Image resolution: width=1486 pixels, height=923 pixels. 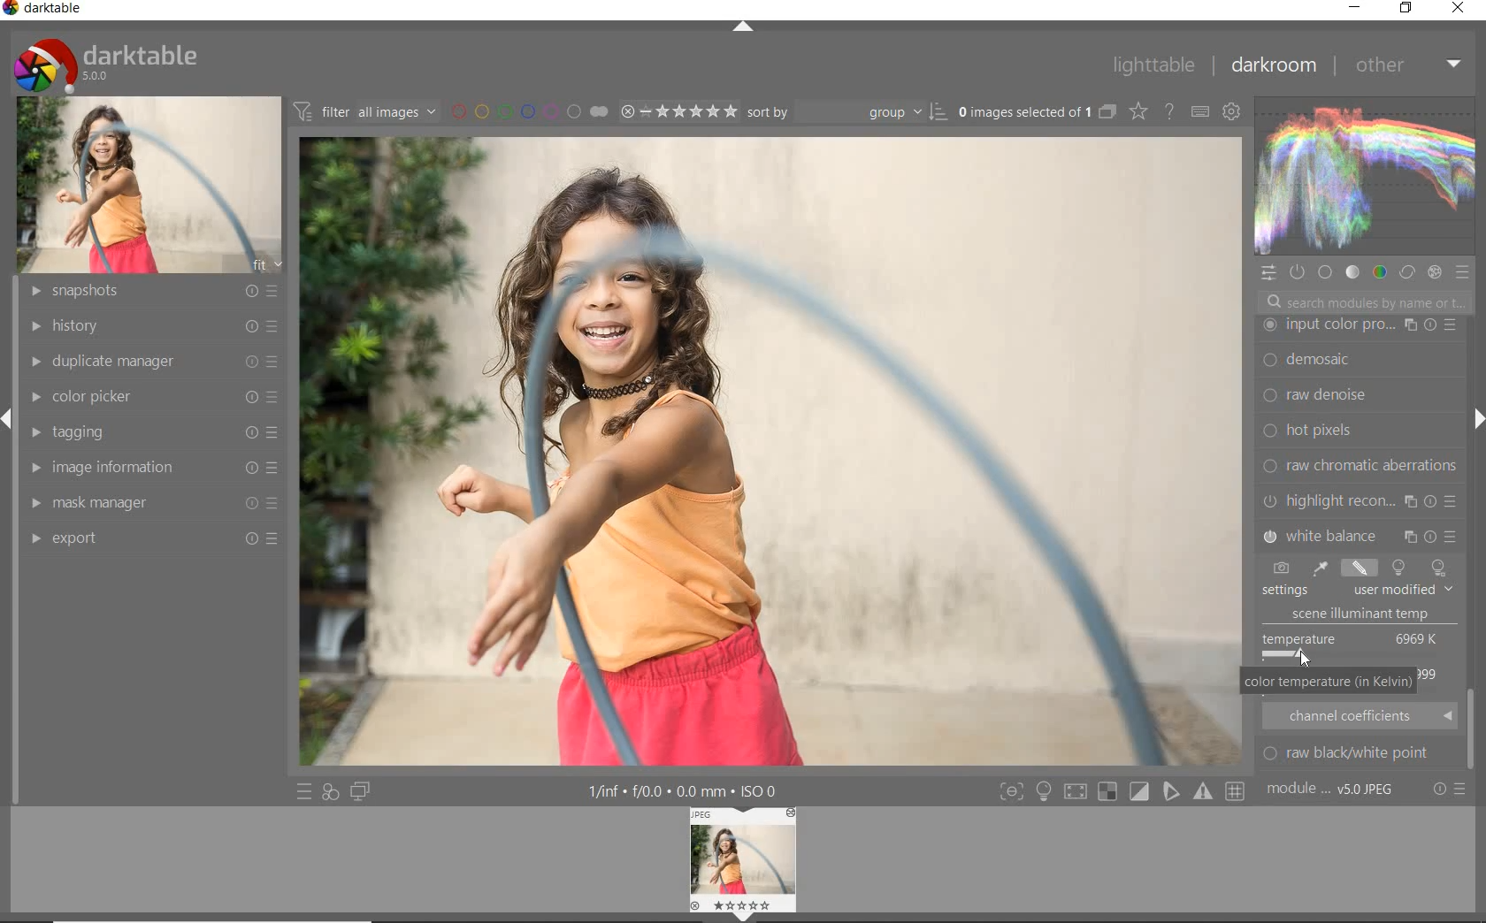 What do you see at coordinates (1352, 271) in the screenshot?
I see `tone` at bounding box center [1352, 271].